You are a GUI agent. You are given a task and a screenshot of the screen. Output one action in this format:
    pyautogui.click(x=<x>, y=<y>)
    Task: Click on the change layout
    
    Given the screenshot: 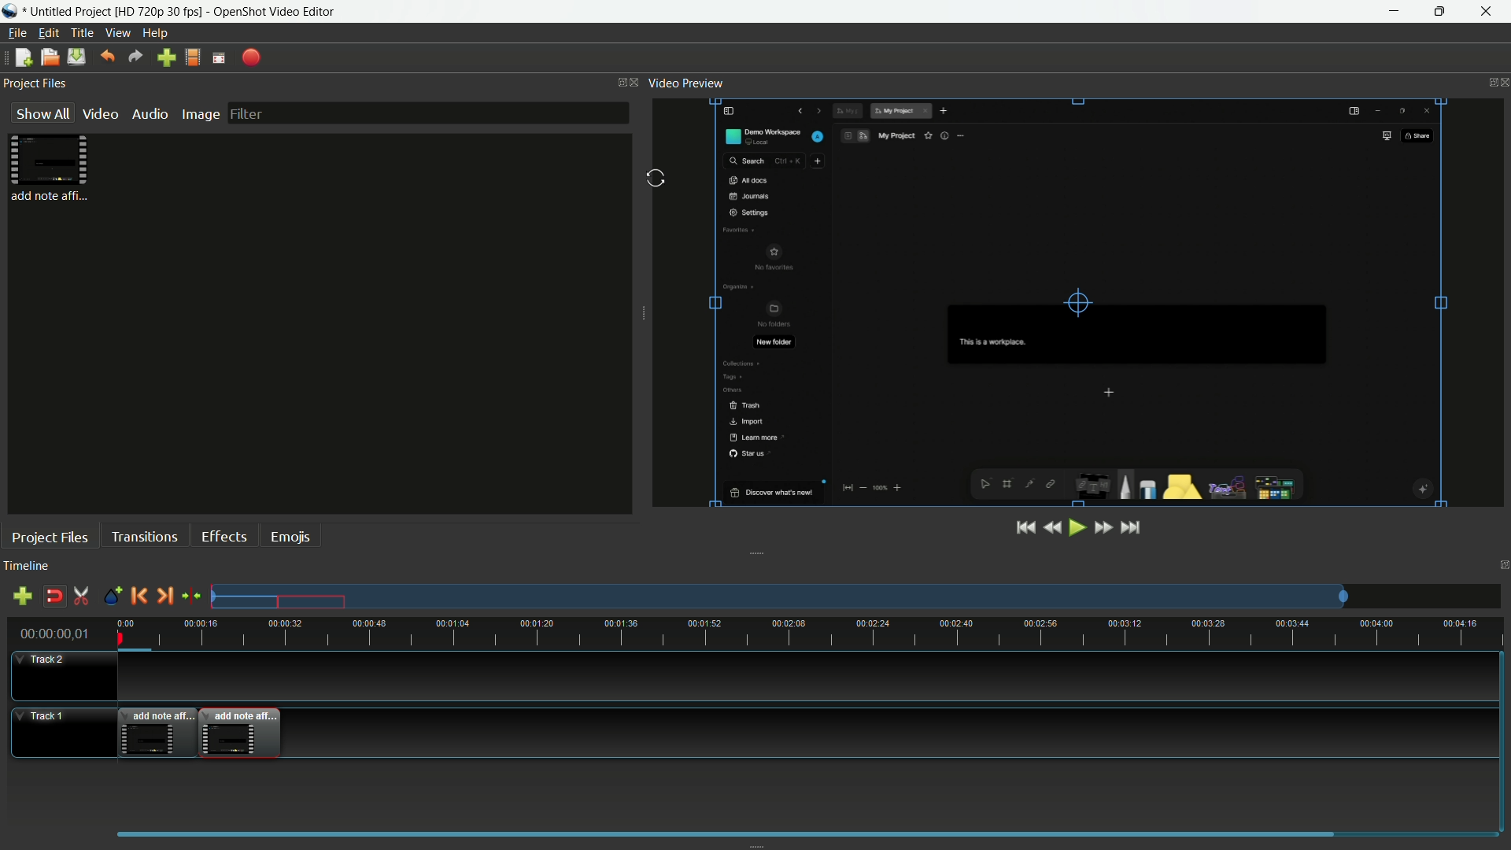 What is the action you would take?
    pyautogui.click(x=615, y=83)
    